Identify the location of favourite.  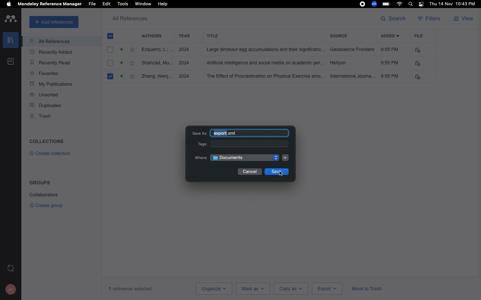
(133, 63).